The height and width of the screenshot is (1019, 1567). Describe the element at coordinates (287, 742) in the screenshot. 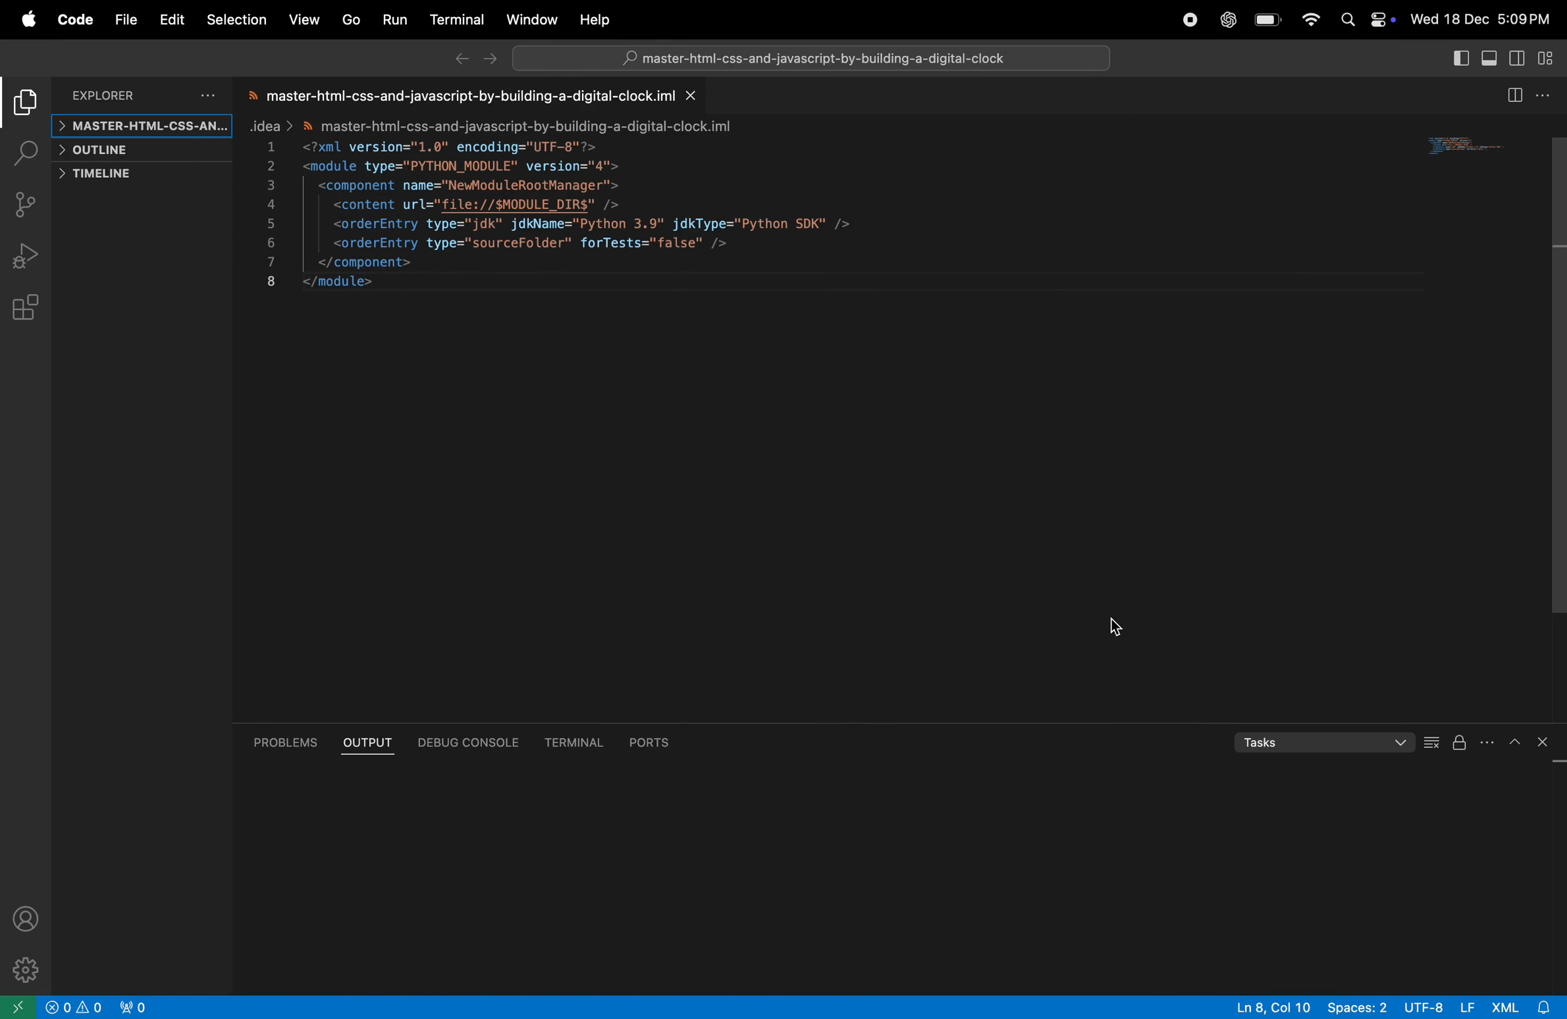

I see `problems` at that location.